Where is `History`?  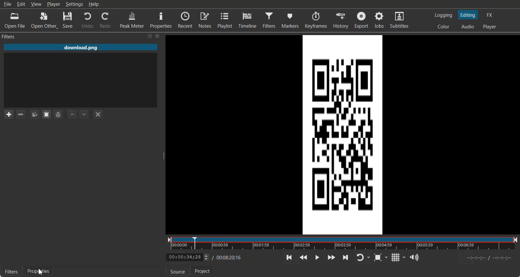
History is located at coordinates (340, 20).